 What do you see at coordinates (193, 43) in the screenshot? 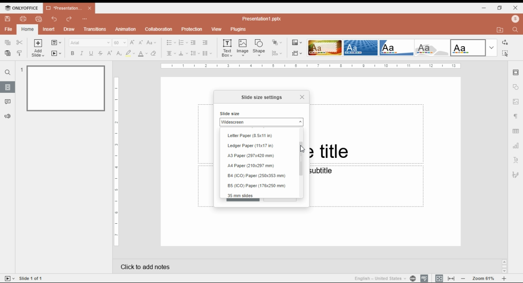
I see `decrease indent` at bounding box center [193, 43].